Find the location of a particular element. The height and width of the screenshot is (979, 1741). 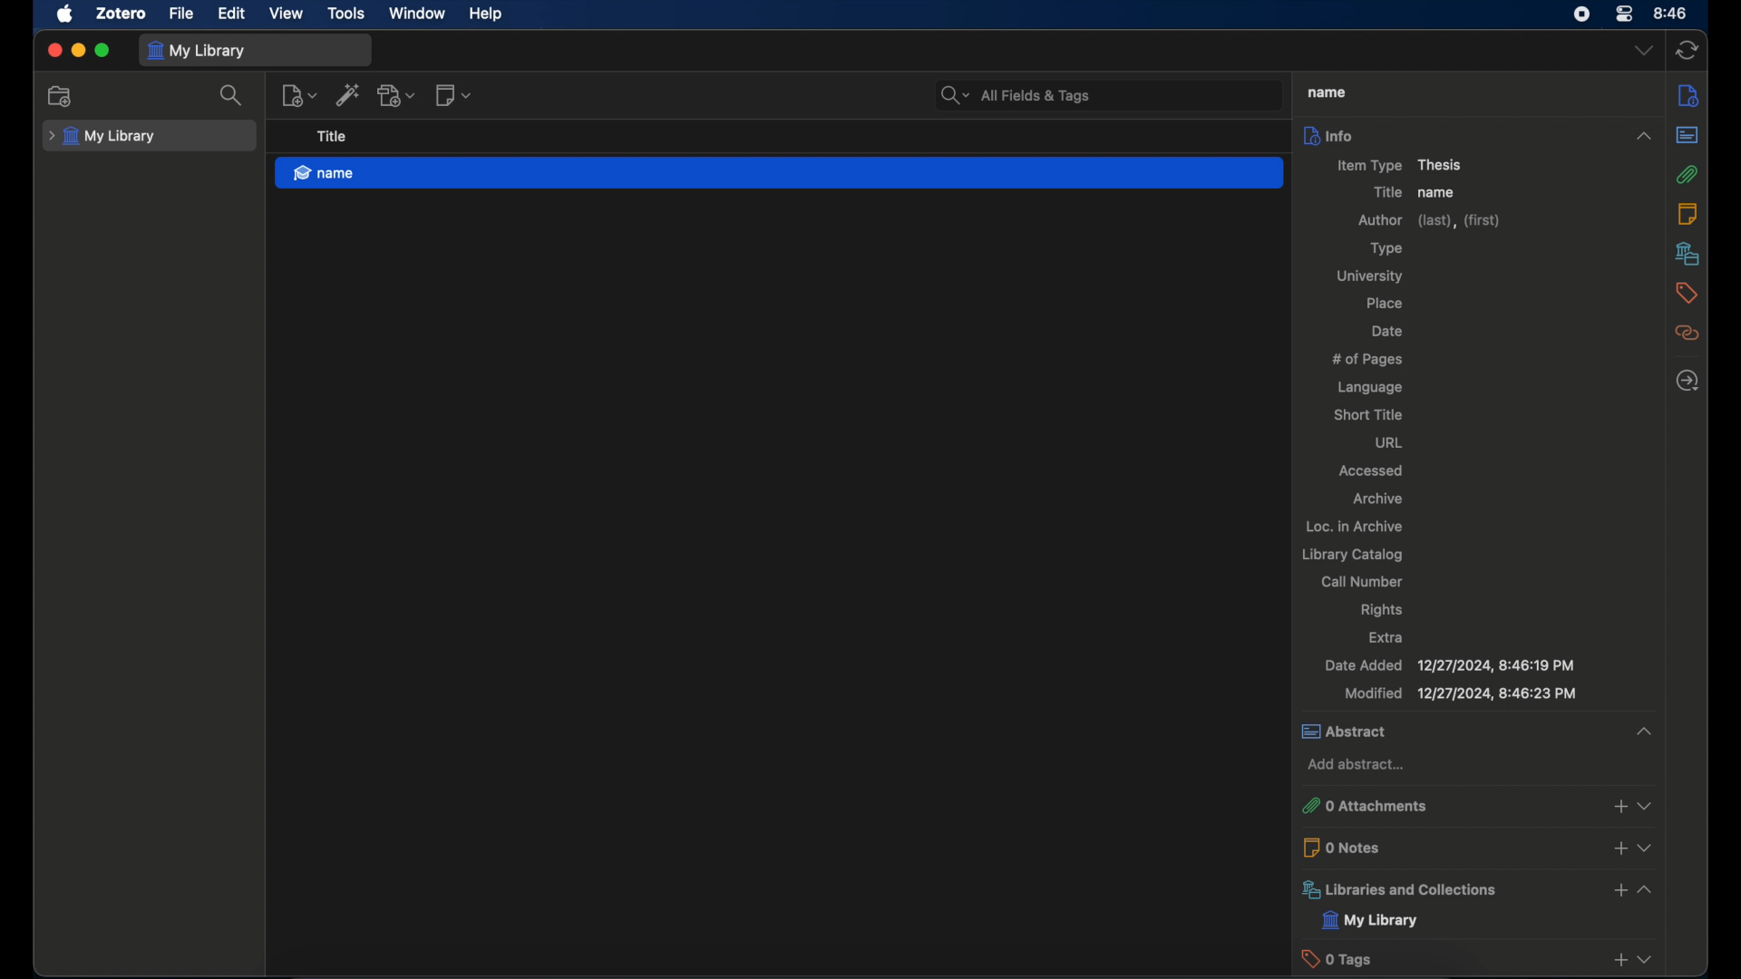

search bar input is located at coordinates (1128, 96).